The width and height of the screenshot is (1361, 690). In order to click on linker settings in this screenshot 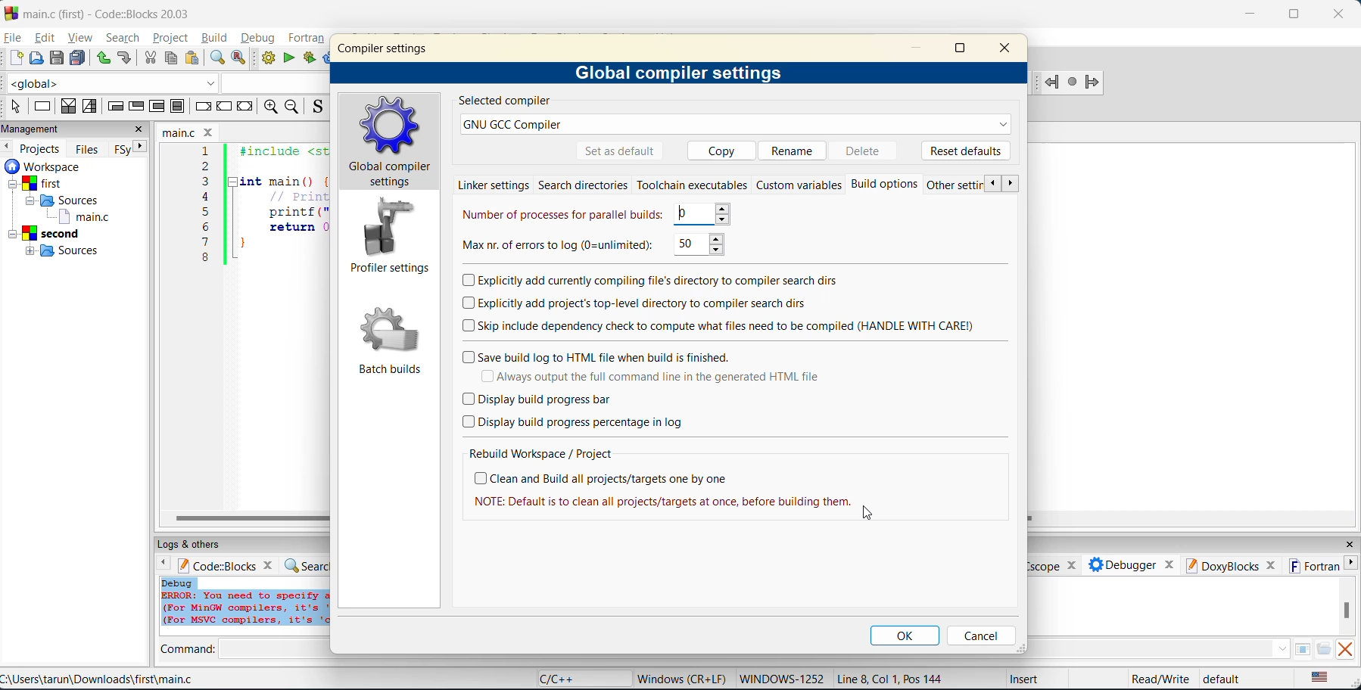, I will do `click(494, 184)`.